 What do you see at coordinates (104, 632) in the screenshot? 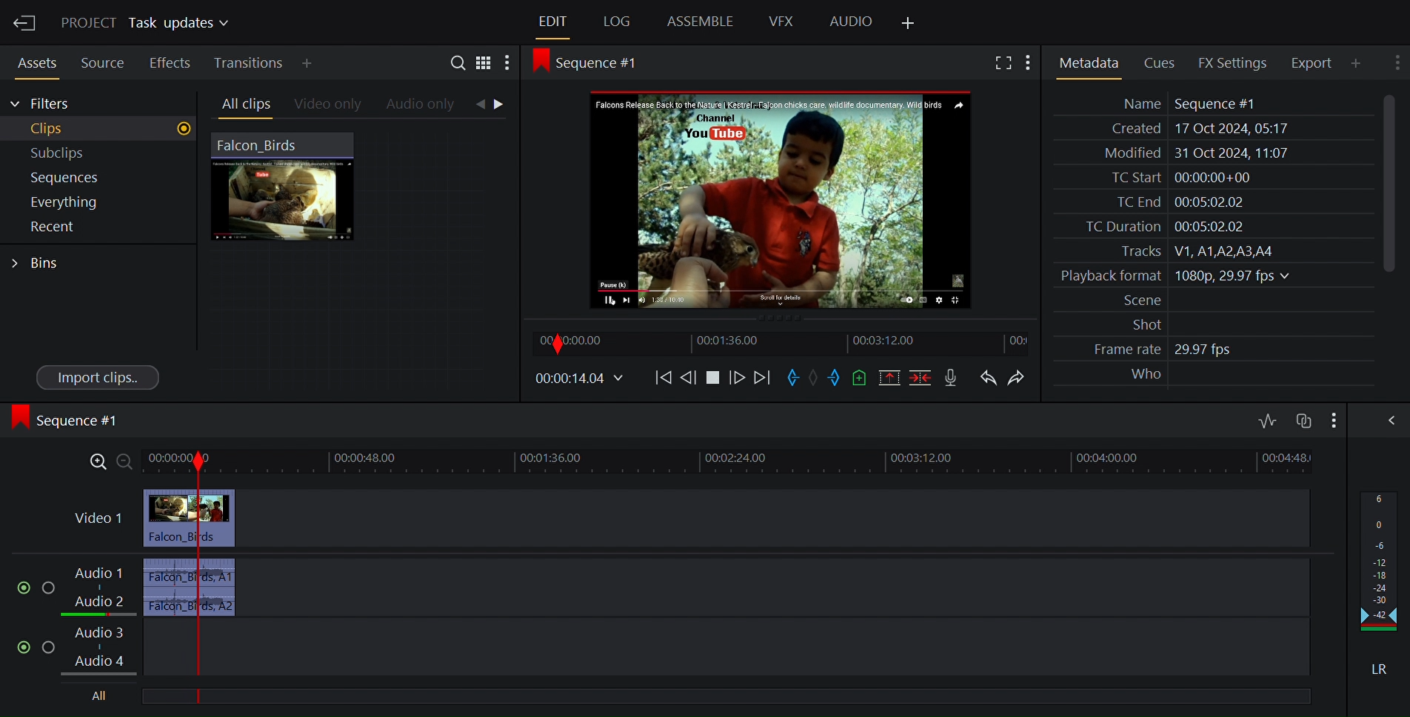
I see `Audio 3` at bounding box center [104, 632].